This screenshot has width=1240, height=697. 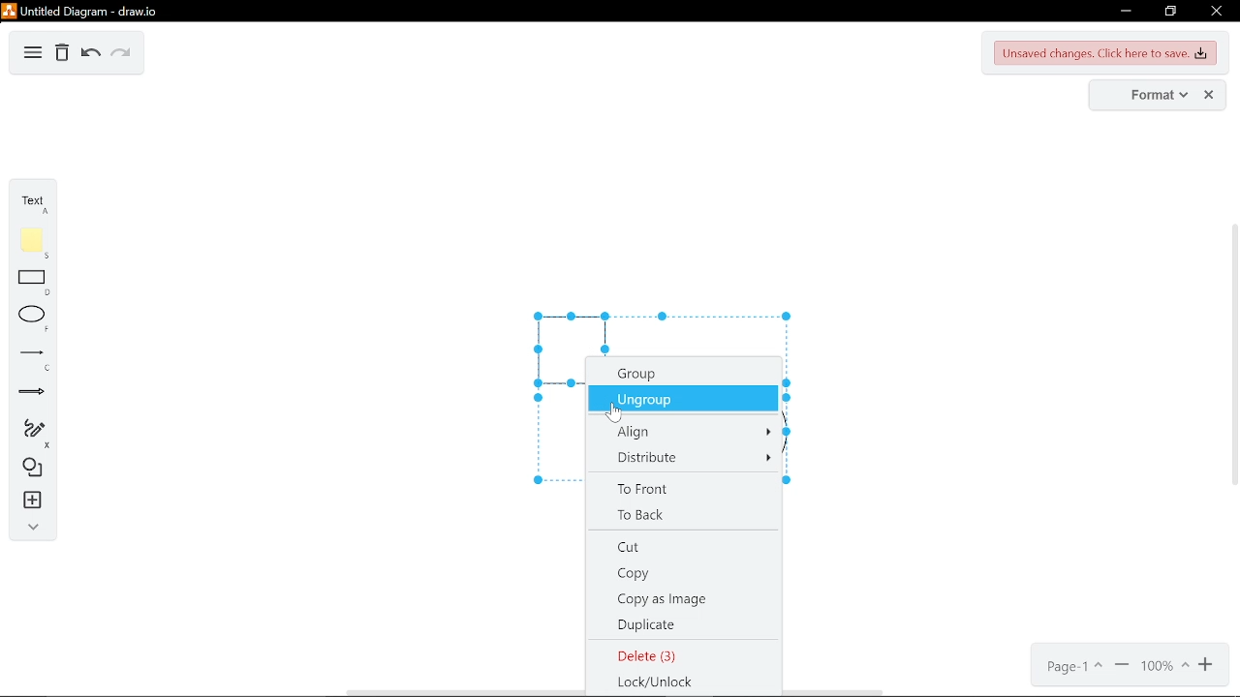 What do you see at coordinates (26, 395) in the screenshot?
I see `arrow` at bounding box center [26, 395].